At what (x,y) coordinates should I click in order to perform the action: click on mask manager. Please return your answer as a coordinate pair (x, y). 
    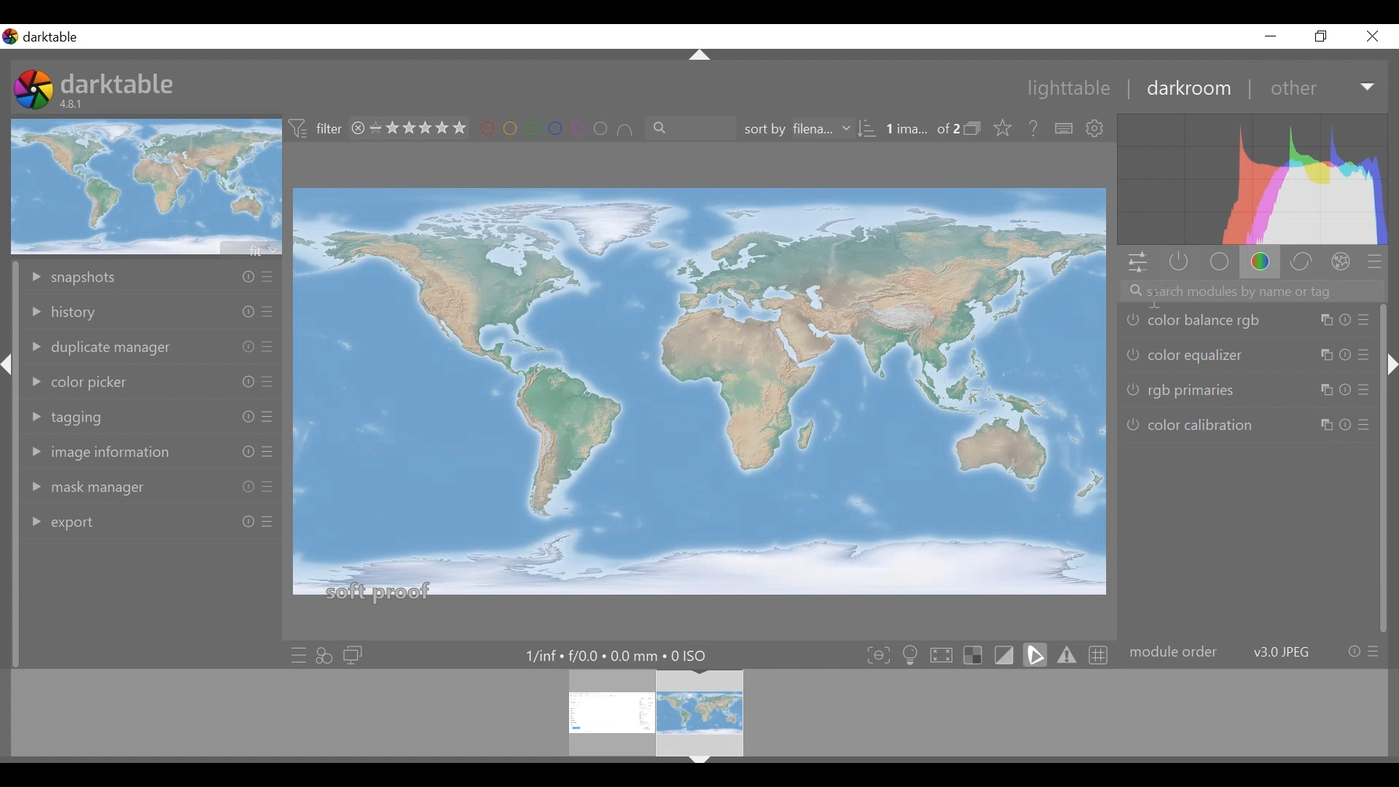
    Looking at the image, I should click on (103, 488).